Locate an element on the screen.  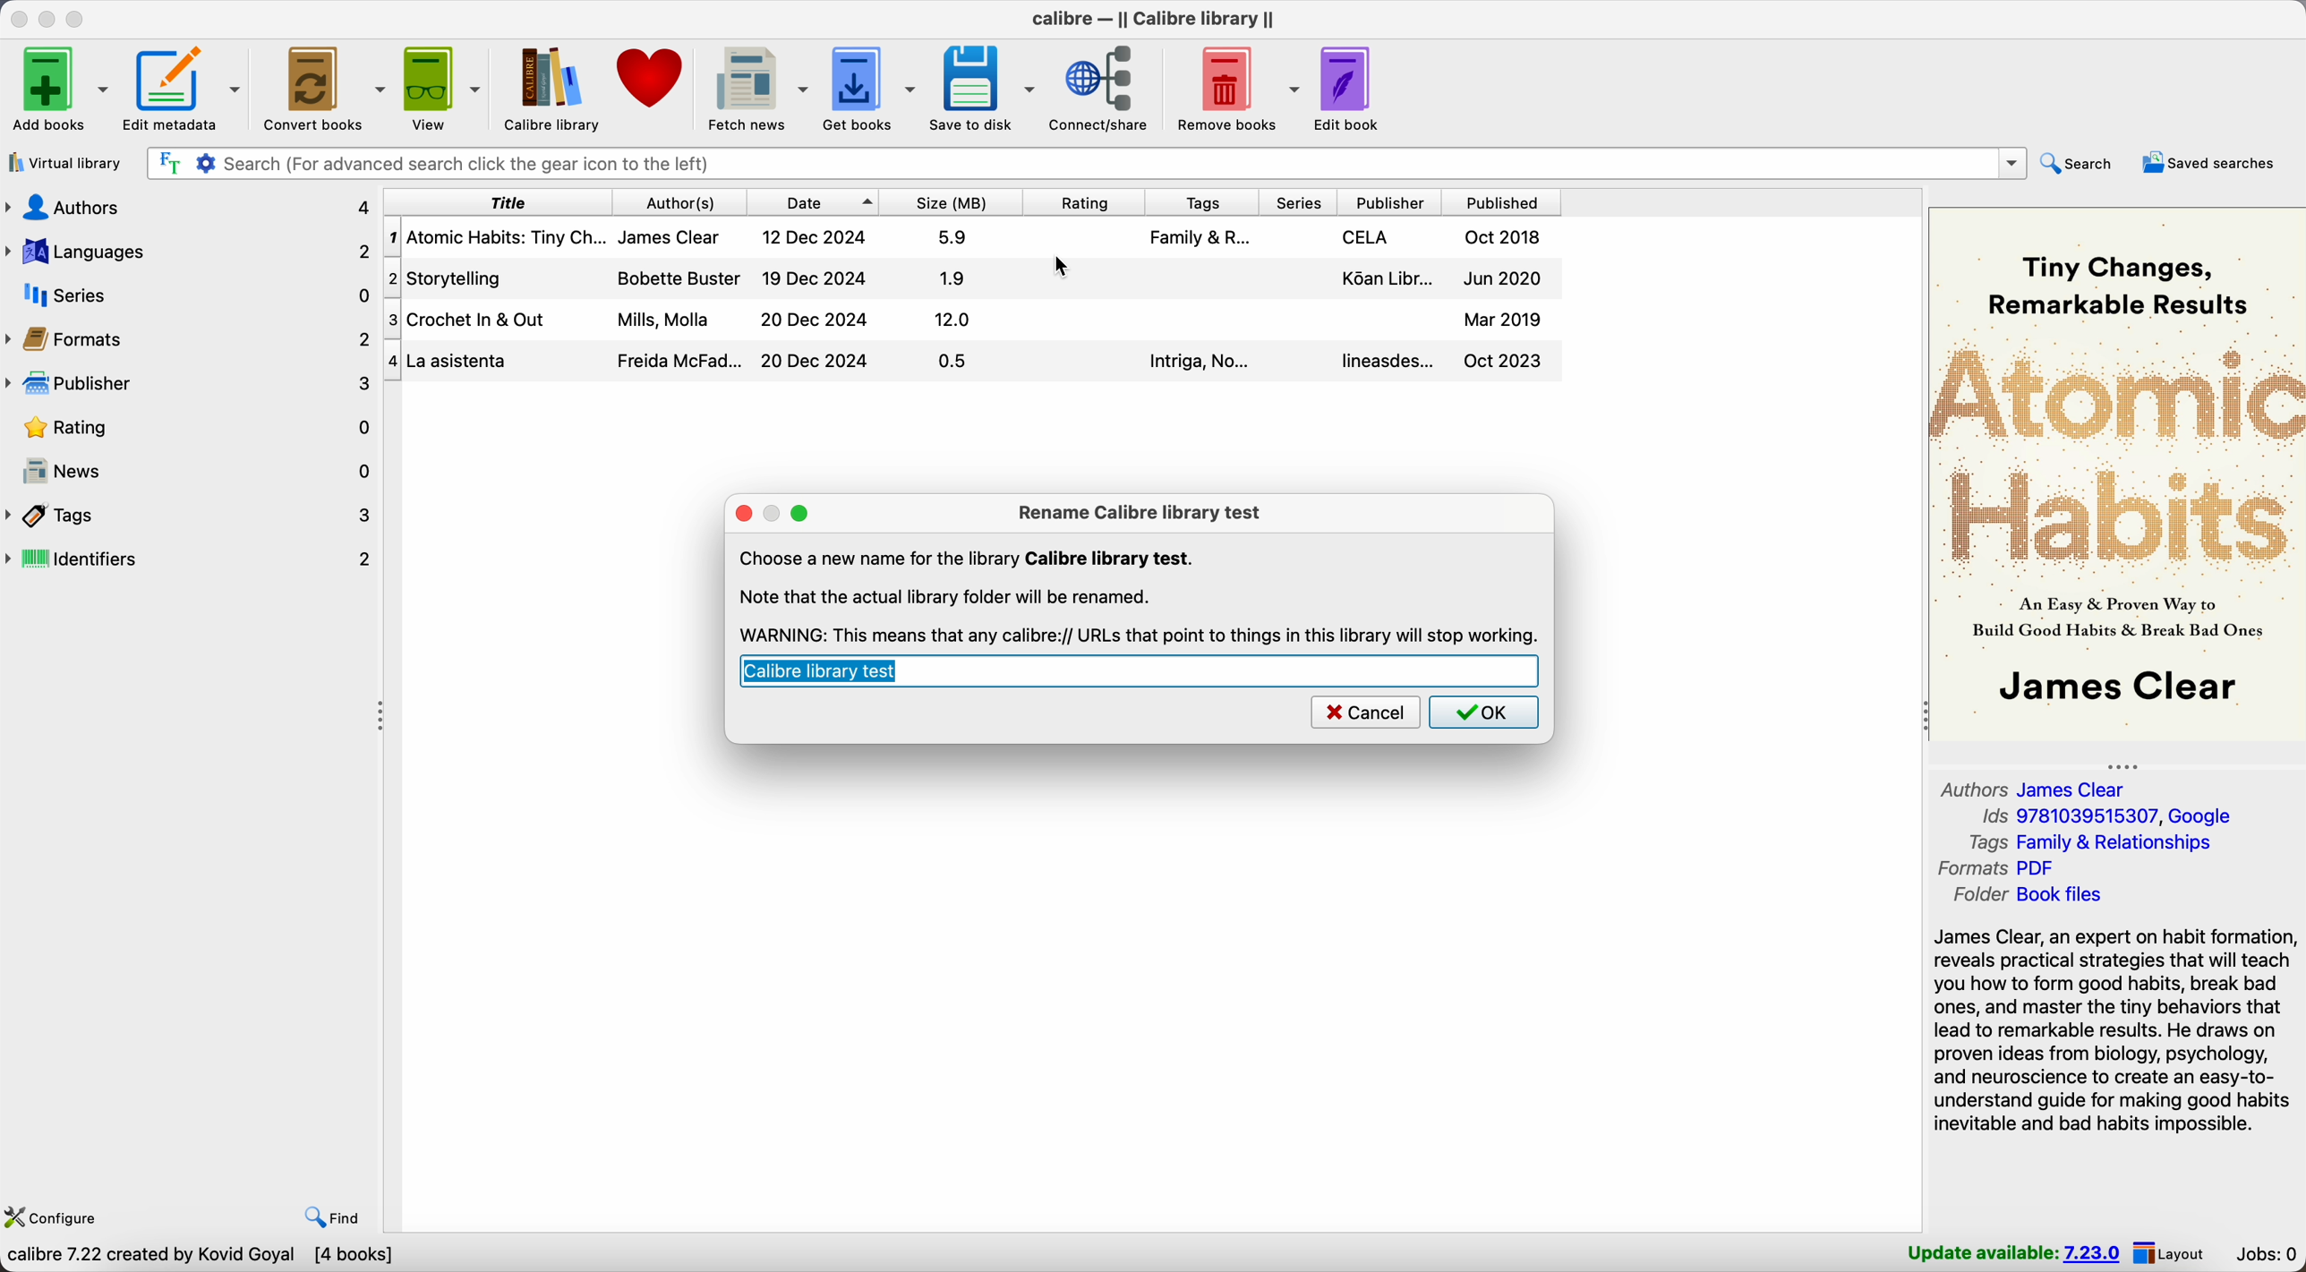
formats PDF is located at coordinates (1996, 868).